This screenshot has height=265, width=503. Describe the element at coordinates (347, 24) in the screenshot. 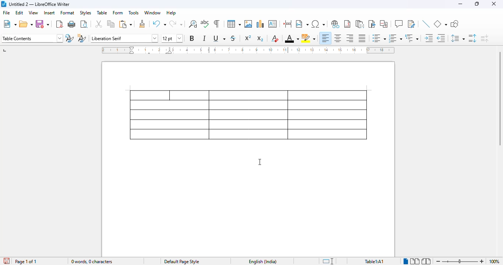

I see `insert footnote` at that location.